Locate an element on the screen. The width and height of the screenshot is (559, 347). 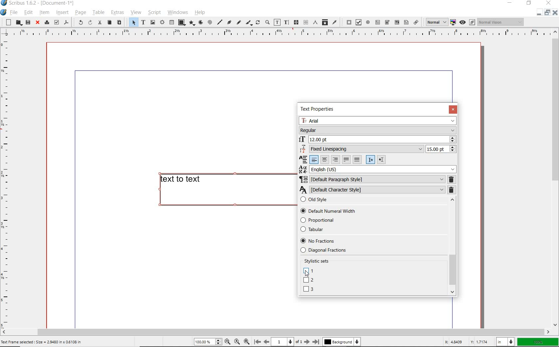
No Fractions is located at coordinates (317, 241).